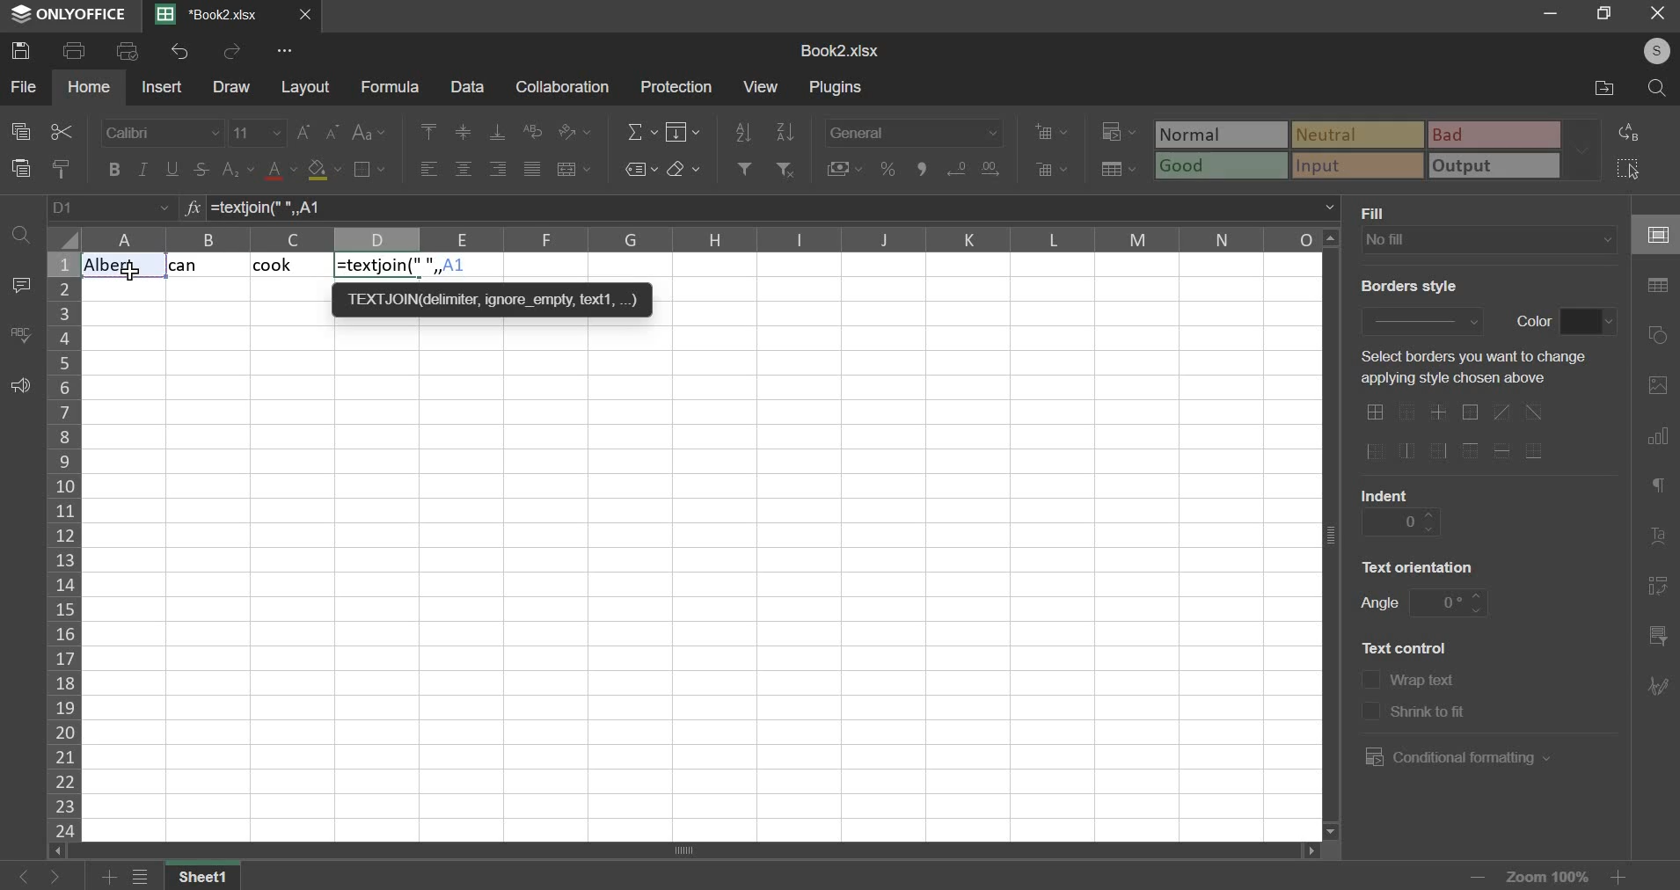 The height and width of the screenshot is (890, 1680). What do you see at coordinates (680, 86) in the screenshot?
I see `protection` at bounding box center [680, 86].